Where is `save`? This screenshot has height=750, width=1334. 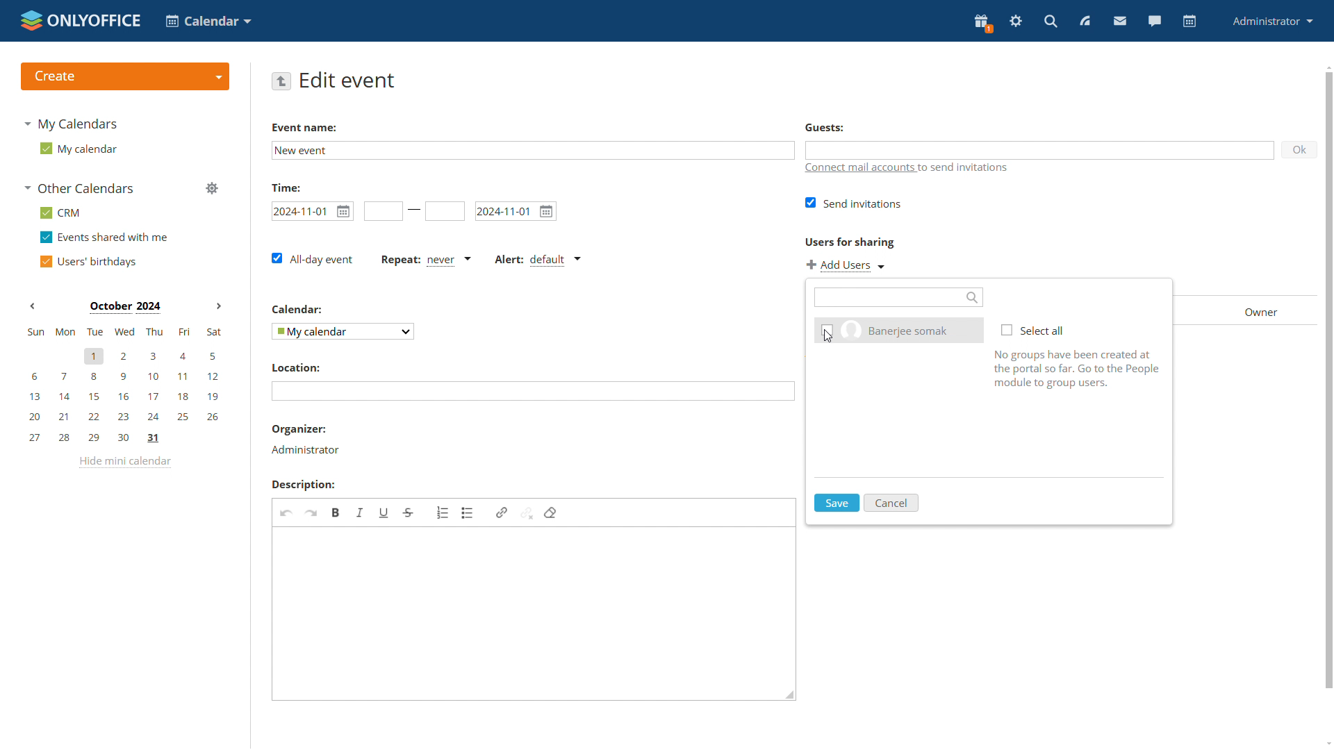 save is located at coordinates (836, 502).